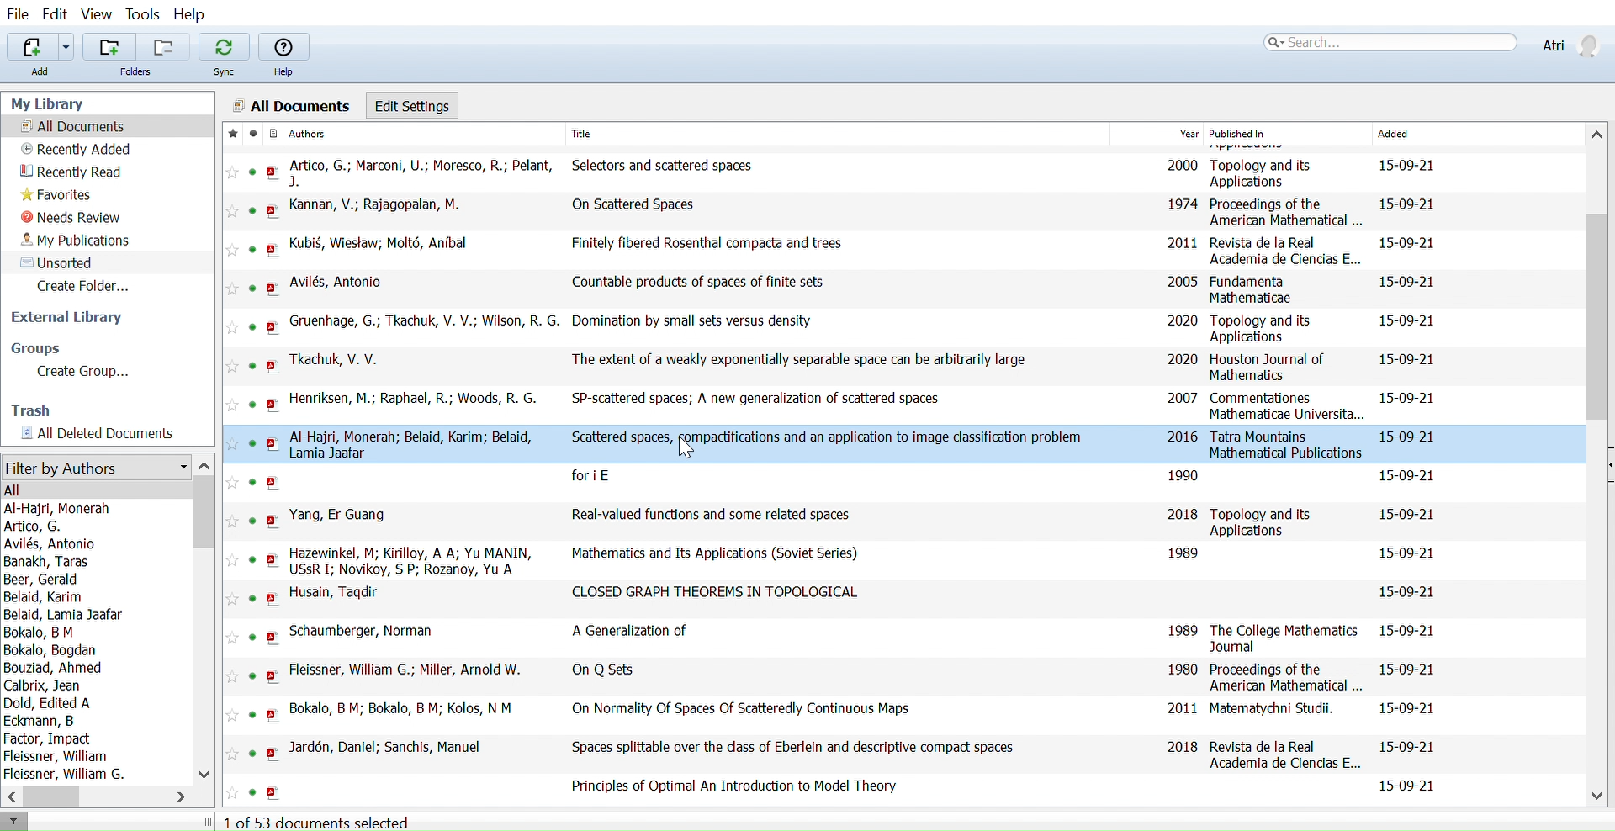 This screenshot has height=831, width=1615. Describe the element at coordinates (710, 554) in the screenshot. I see `Mathematics and Its Applications (Soviet Series)` at that location.